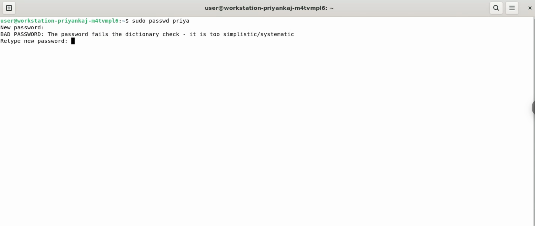  I want to click on menu, so click(513, 8).